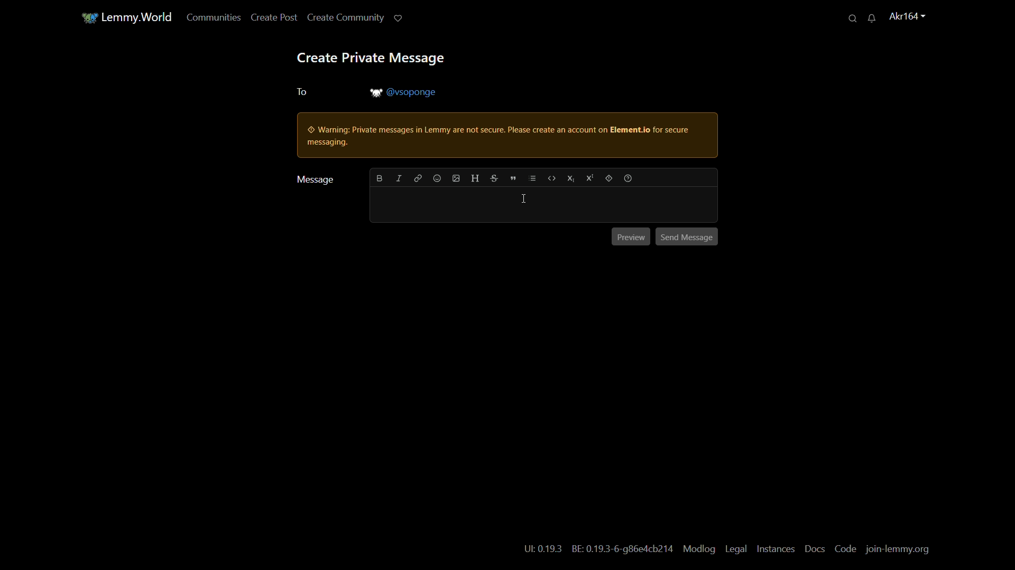 This screenshot has height=570, width=1015. I want to click on header, so click(475, 178).